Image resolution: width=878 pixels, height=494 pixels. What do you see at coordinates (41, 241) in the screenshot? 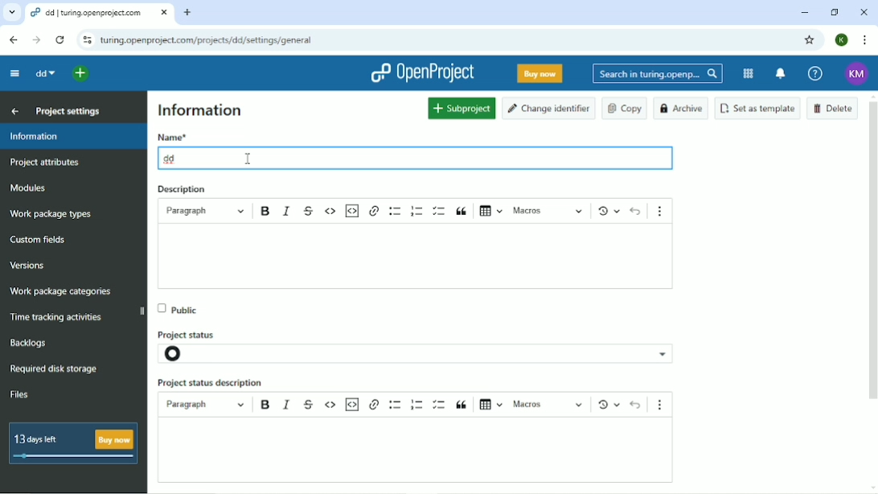
I see `Custom fields` at bounding box center [41, 241].